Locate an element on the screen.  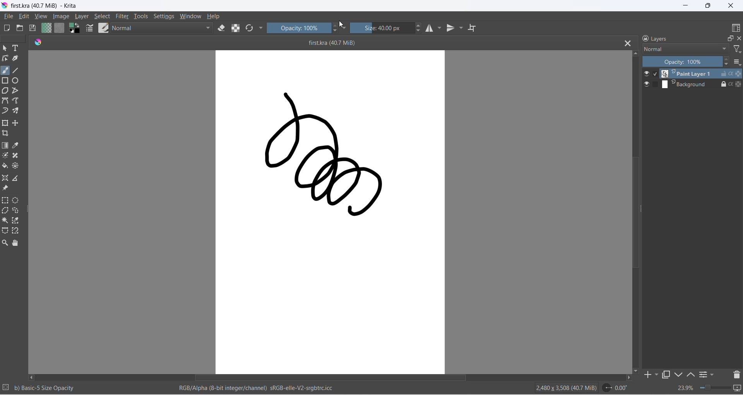
edit brush setting is located at coordinates (90, 28).